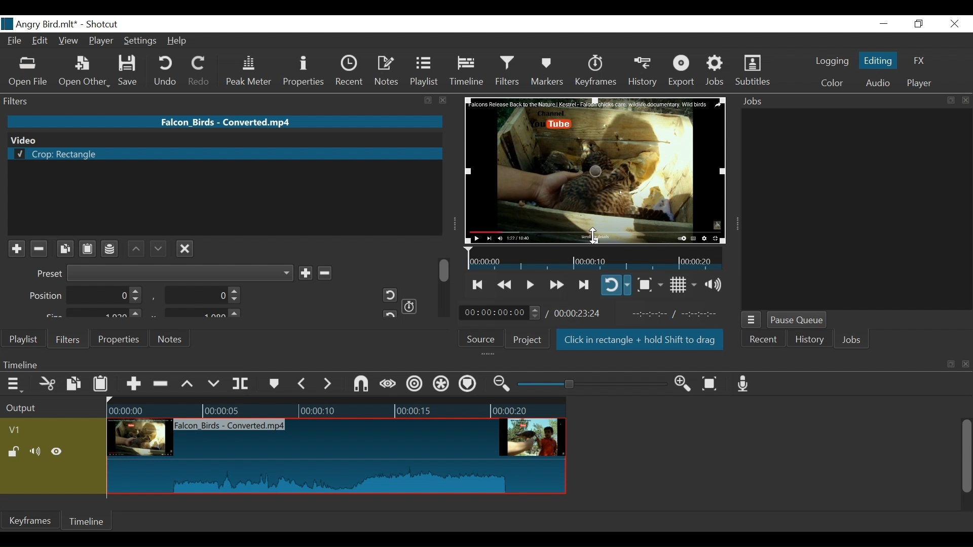  What do you see at coordinates (206, 100) in the screenshot?
I see `filters` at bounding box center [206, 100].